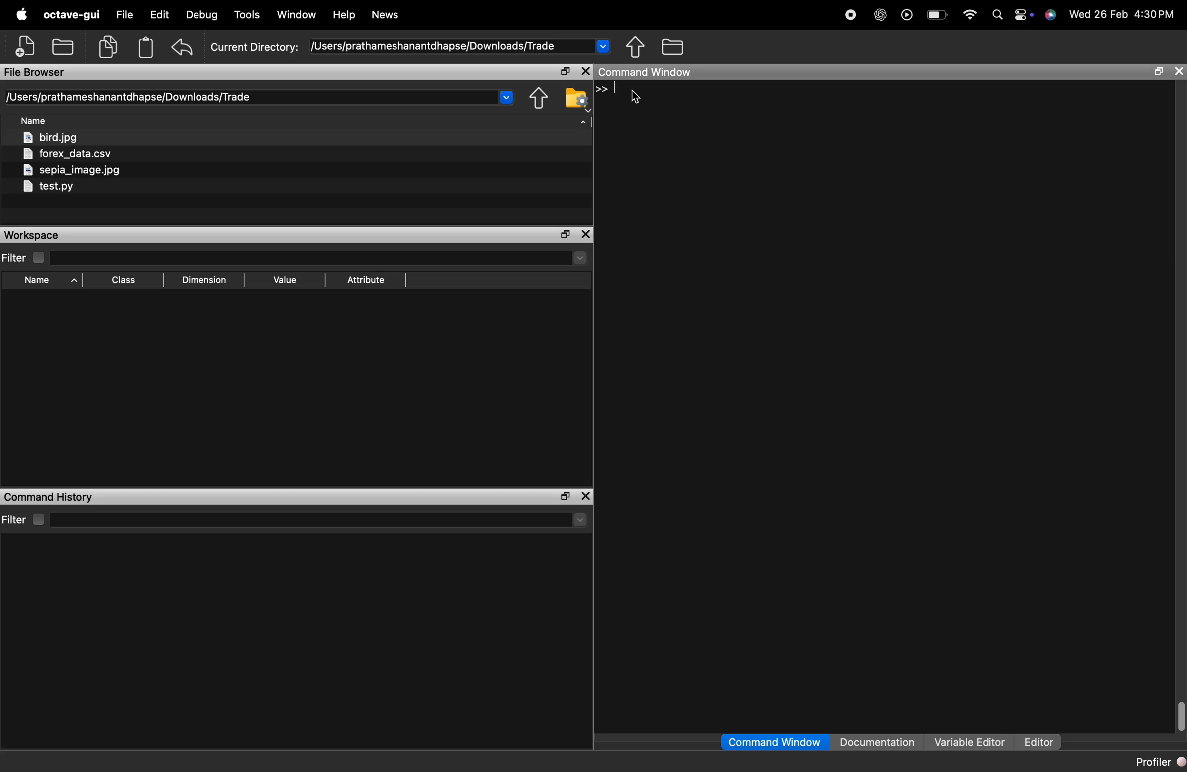 The width and height of the screenshot is (1187, 772). Describe the element at coordinates (51, 136) in the screenshot. I see ` bird.jpg` at that location.